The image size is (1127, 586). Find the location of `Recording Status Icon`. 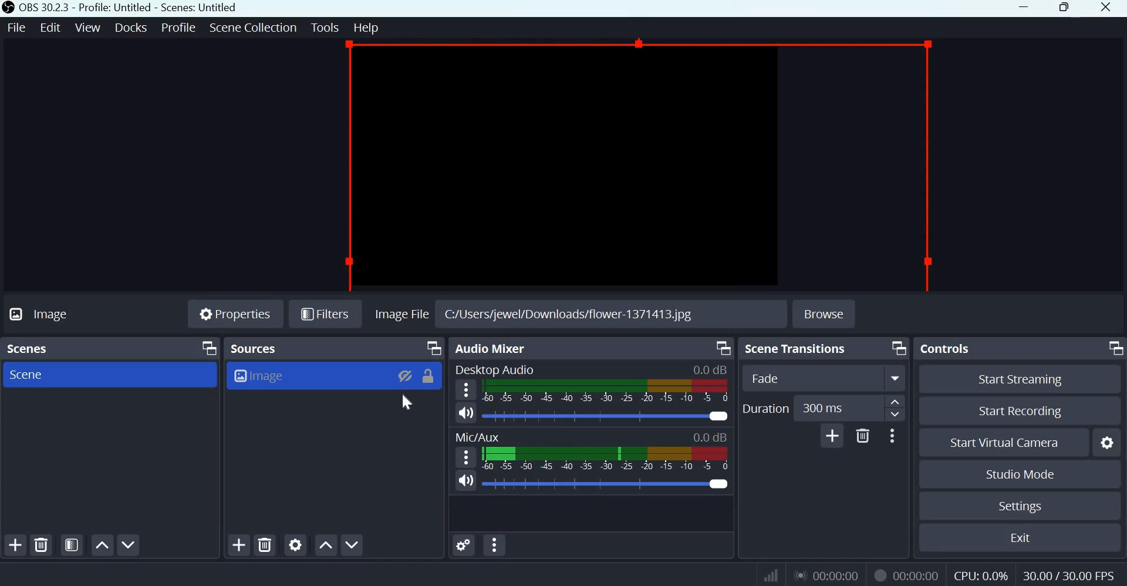

Recording Status Icon is located at coordinates (880, 575).